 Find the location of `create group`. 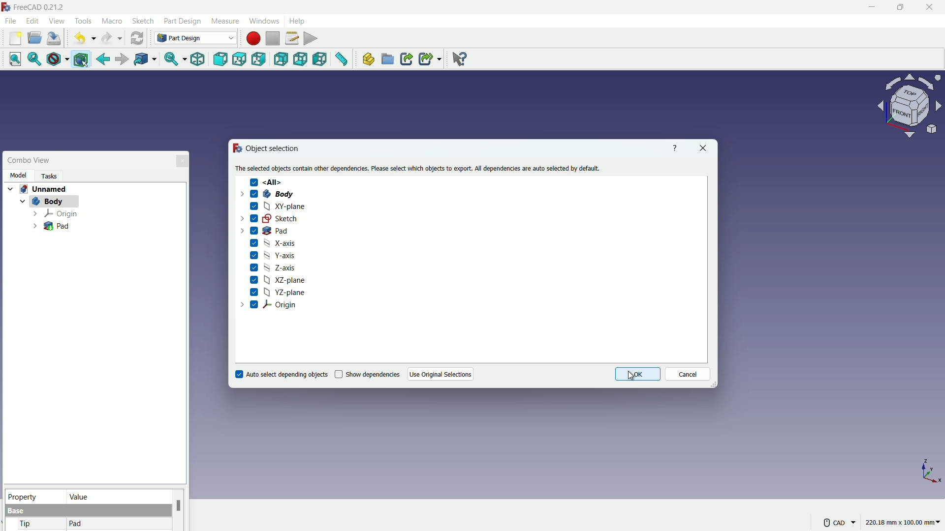

create group is located at coordinates (388, 60).